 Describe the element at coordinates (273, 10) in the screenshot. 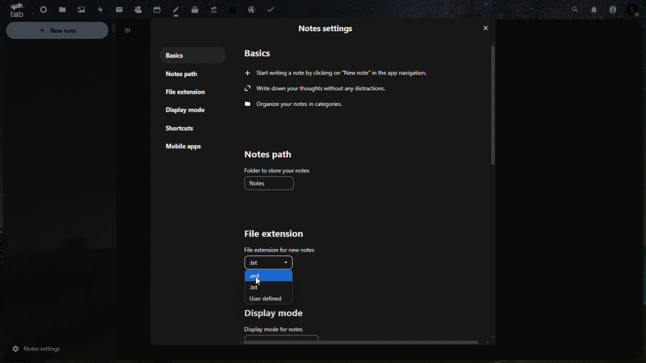

I see `task` at that location.